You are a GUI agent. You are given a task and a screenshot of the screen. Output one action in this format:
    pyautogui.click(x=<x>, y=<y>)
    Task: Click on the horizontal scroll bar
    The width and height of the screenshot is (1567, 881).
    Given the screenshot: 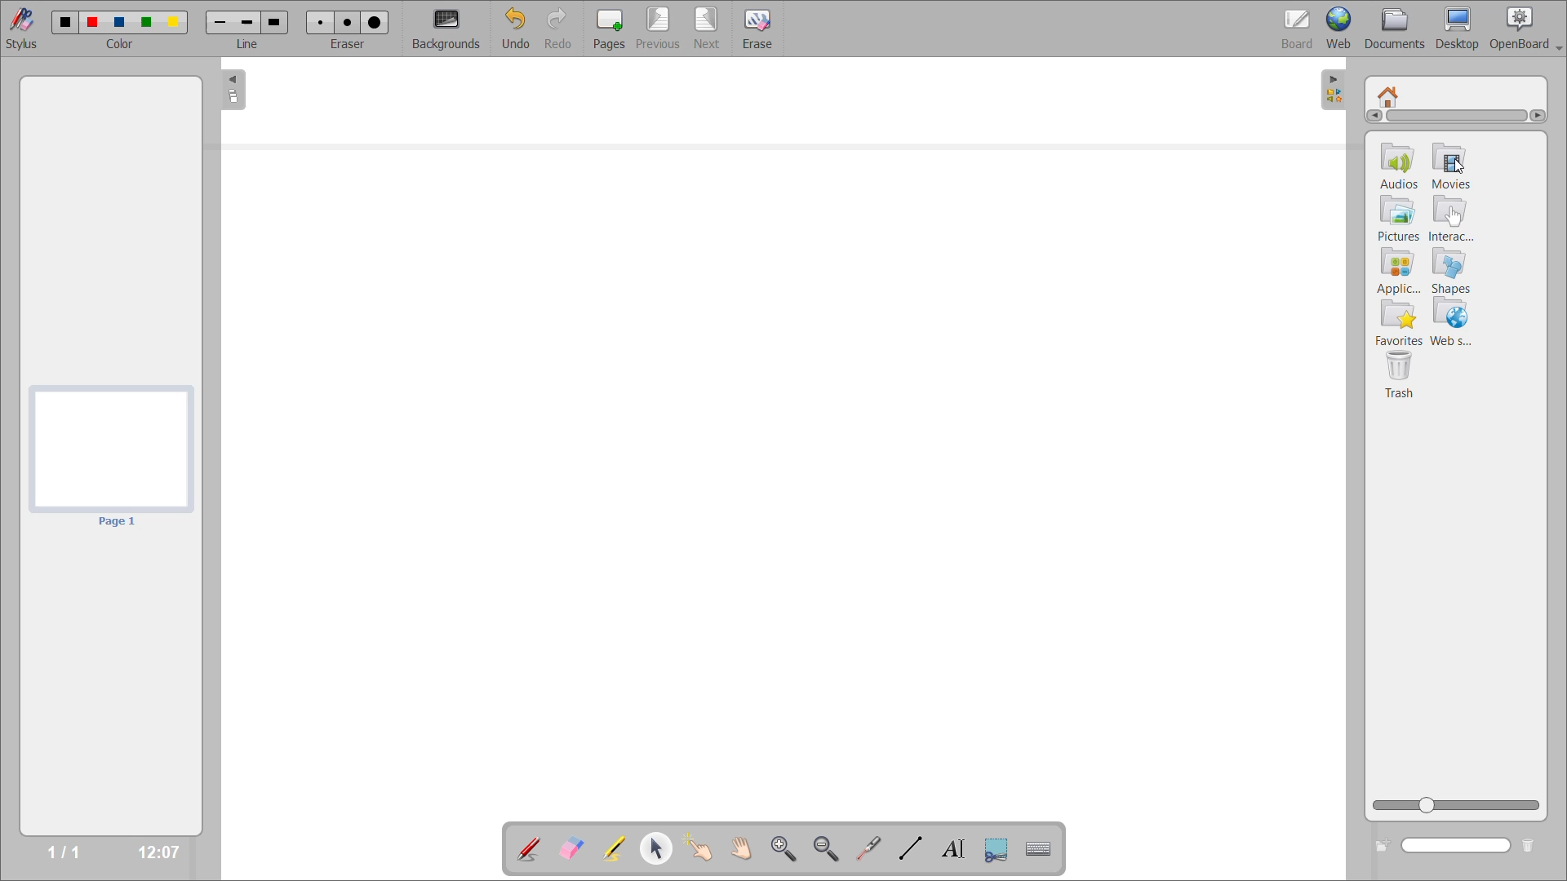 What is the action you would take?
    pyautogui.click(x=1457, y=119)
    